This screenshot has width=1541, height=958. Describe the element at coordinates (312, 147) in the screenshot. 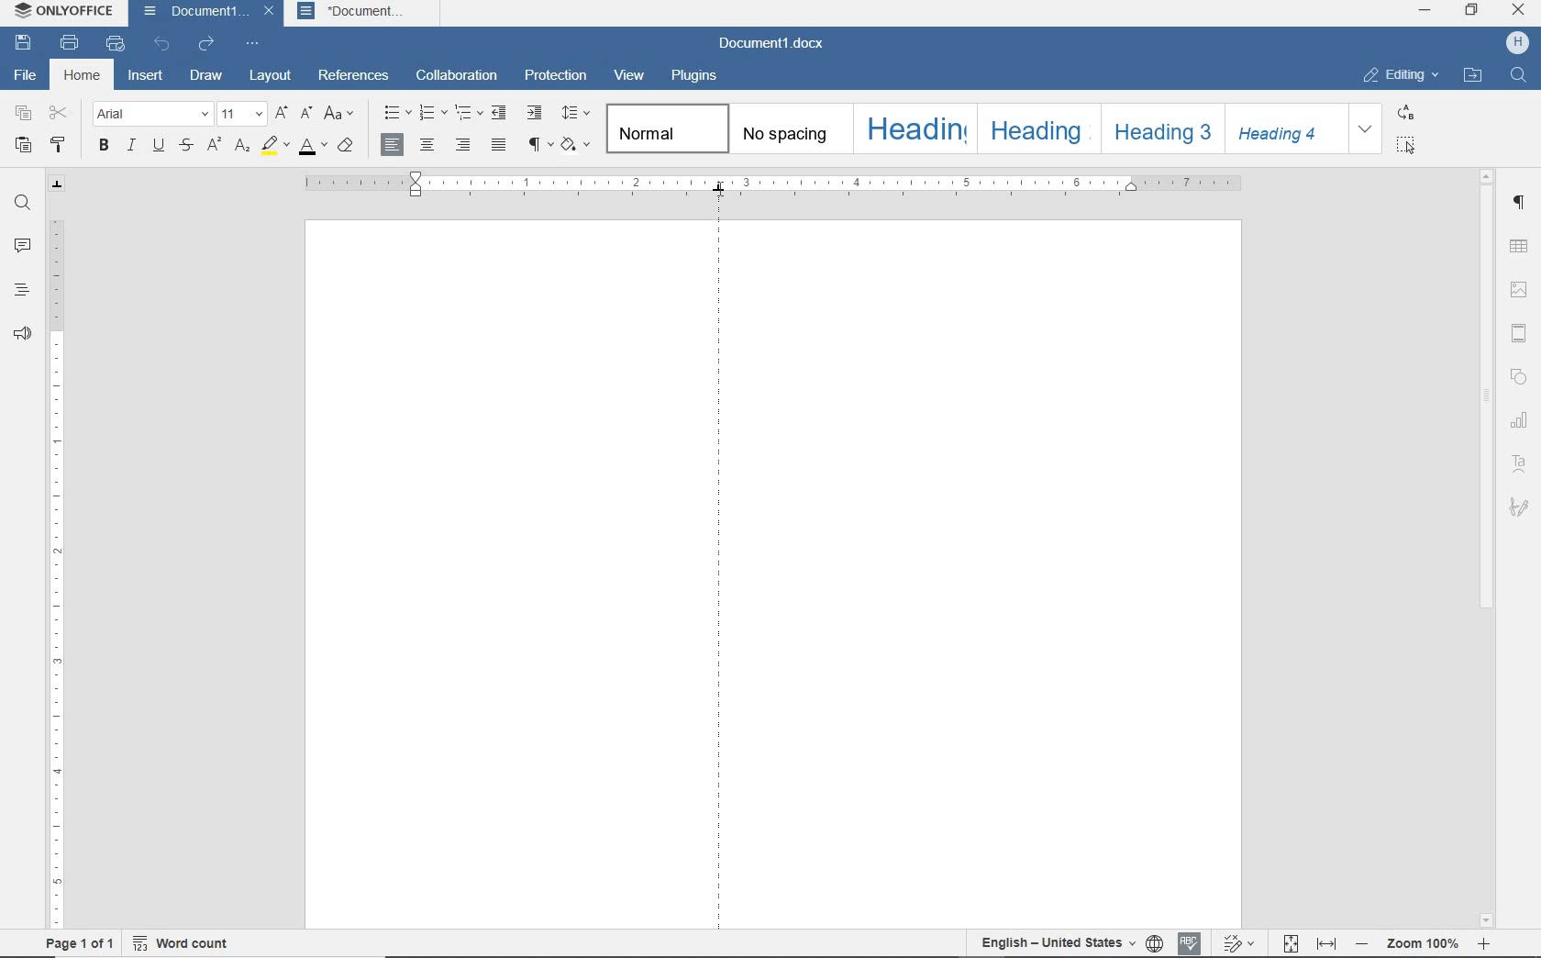

I see `FONT COLOR` at that location.